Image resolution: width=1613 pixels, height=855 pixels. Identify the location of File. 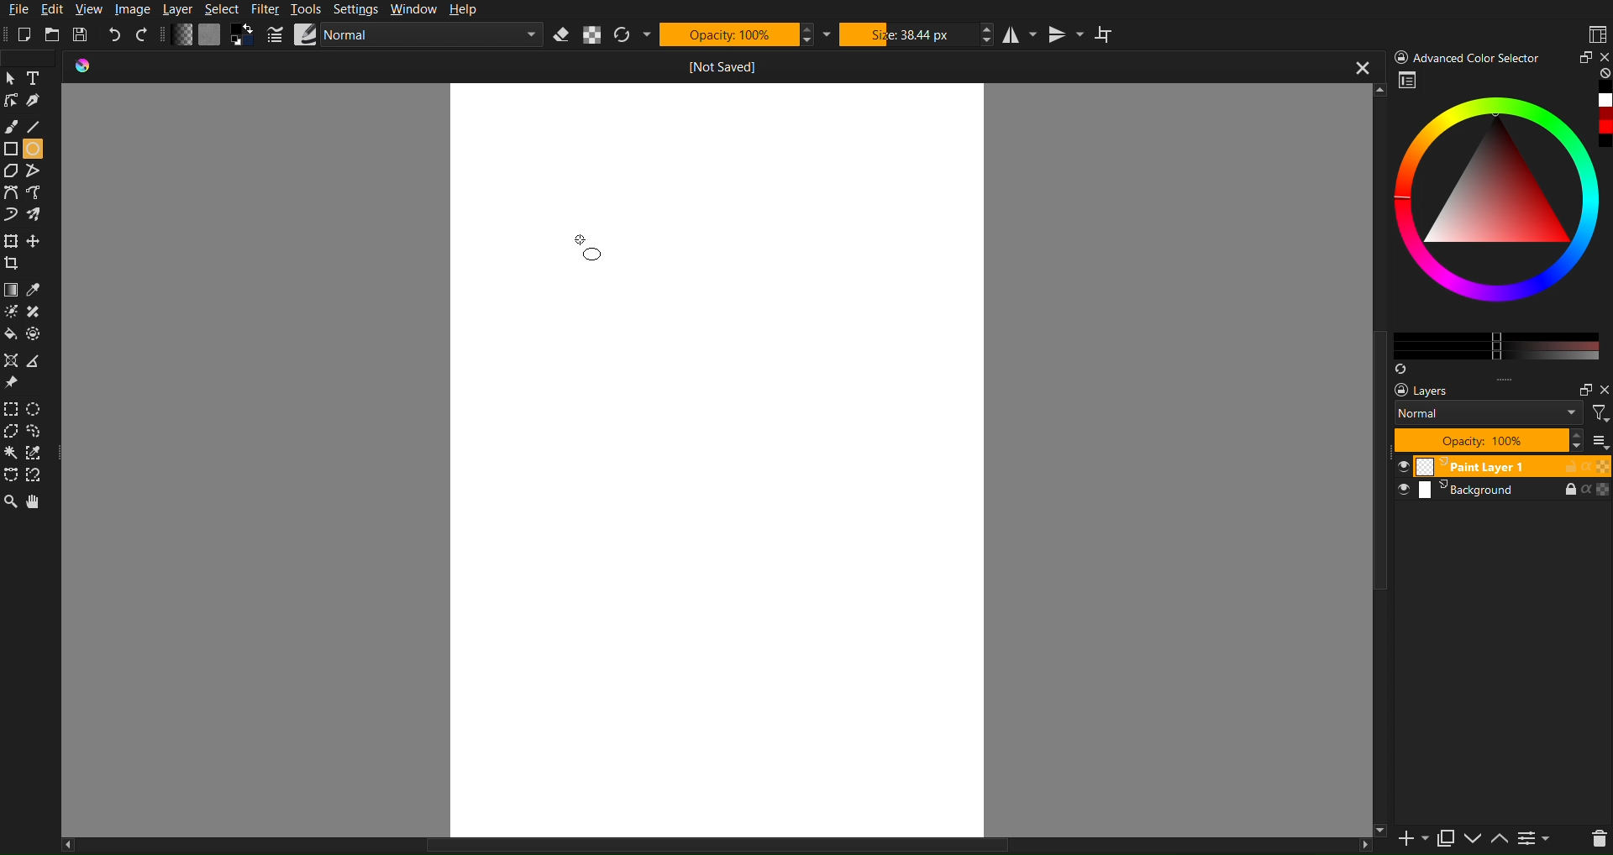
(17, 10).